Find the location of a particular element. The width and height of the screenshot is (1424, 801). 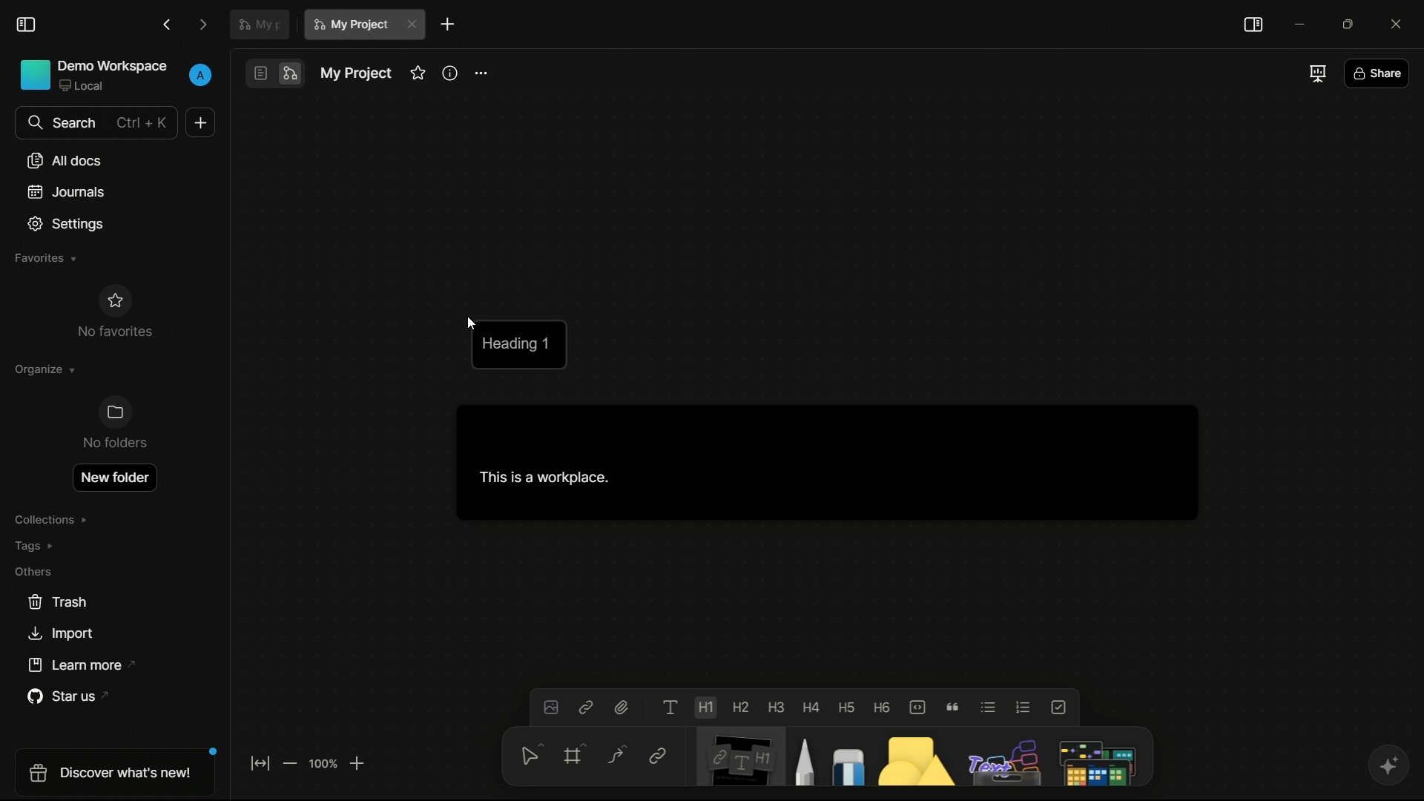

document name is located at coordinates (355, 74).